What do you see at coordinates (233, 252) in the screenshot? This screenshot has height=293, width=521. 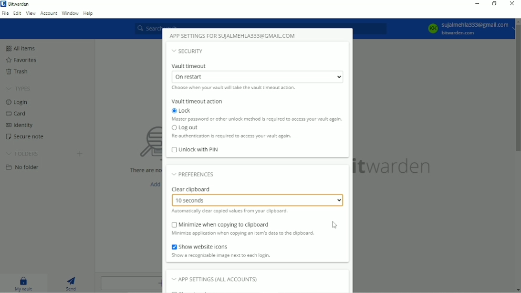 I see `8 Show website icons.
Show a recogrizable mage next to each login.` at bounding box center [233, 252].